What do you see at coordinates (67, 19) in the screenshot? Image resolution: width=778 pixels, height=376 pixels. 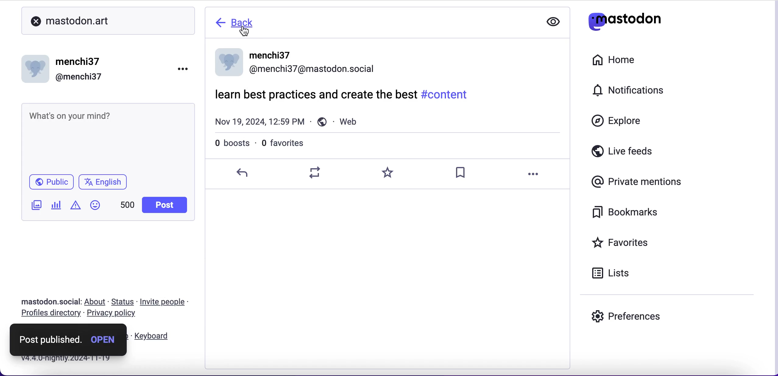 I see `mastodon.art` at bounding box center [67, 19].